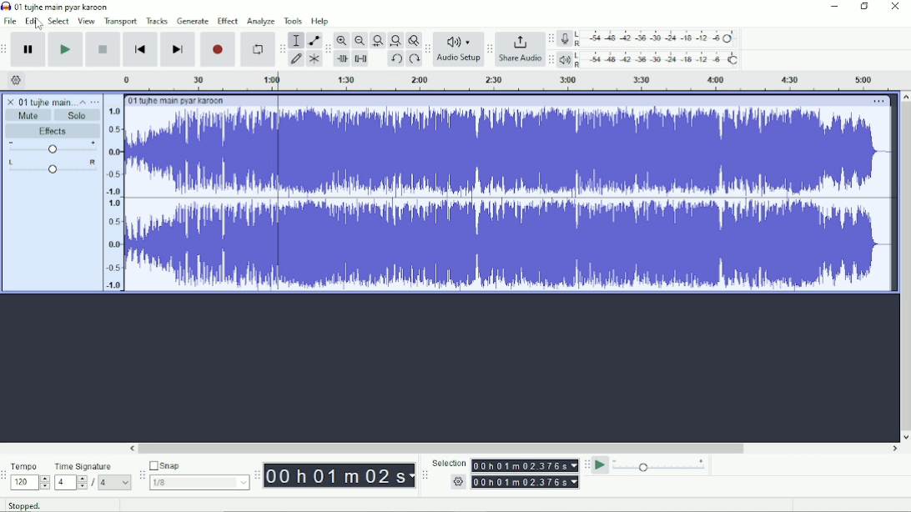  I want to click on Fit project to width, so click(395, 40).